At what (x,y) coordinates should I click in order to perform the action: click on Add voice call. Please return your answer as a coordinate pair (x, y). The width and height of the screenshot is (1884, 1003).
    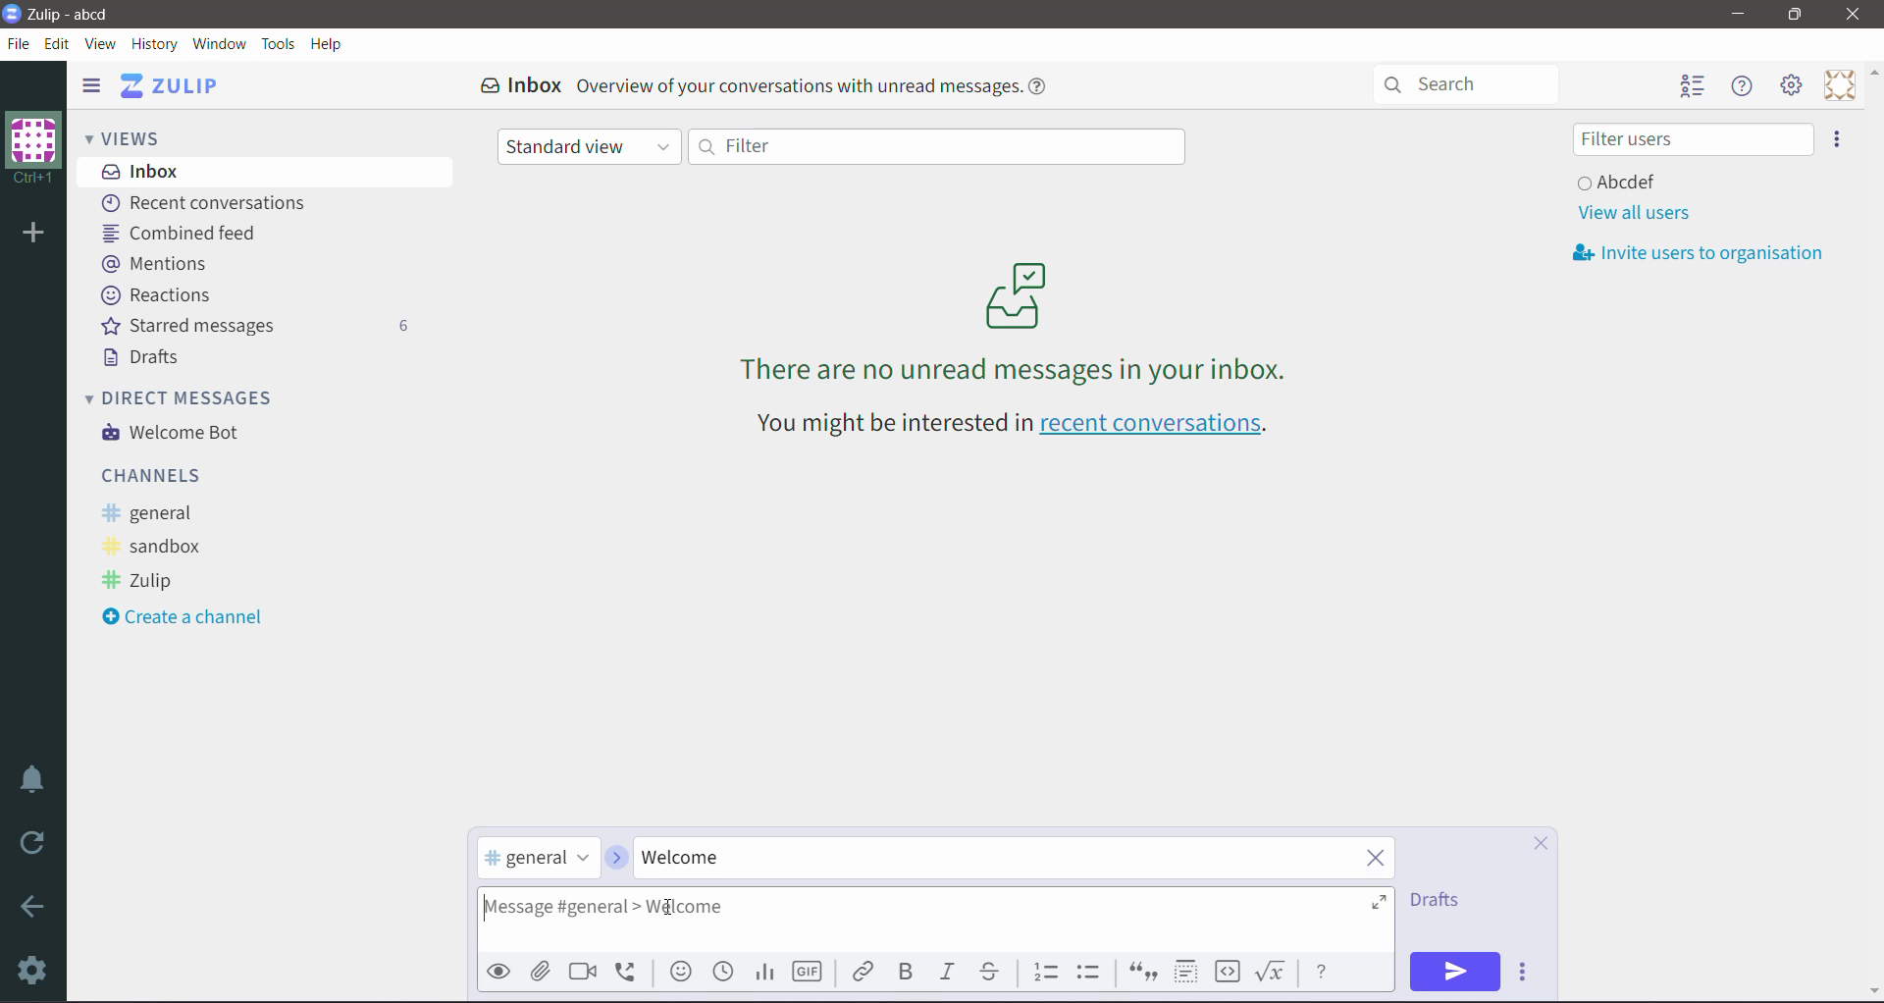
    Looking at the image, I should click on (632, 971).